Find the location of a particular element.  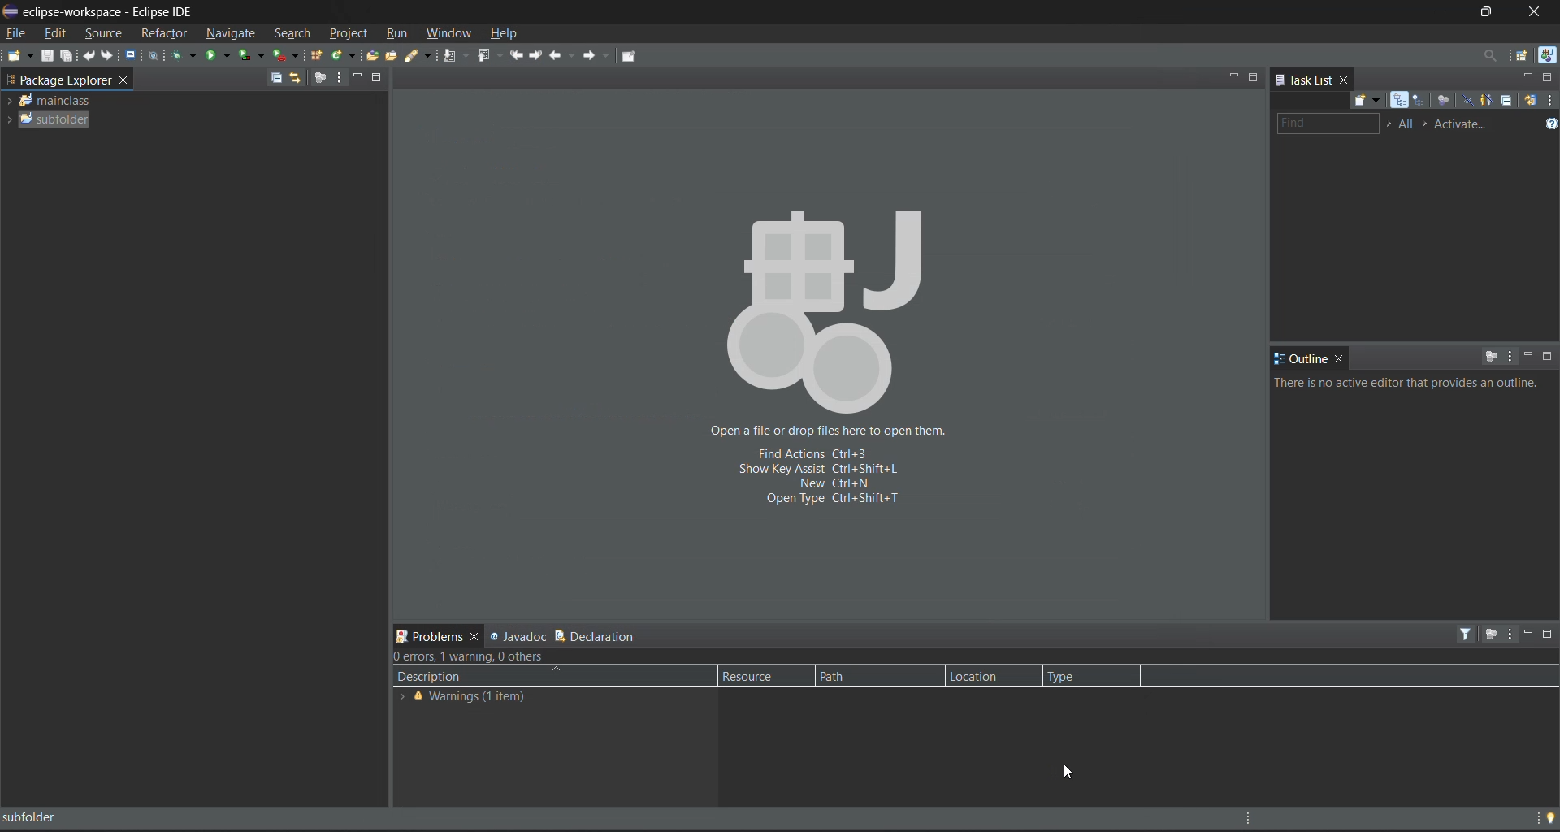

project is located at coordinates (349, 35).